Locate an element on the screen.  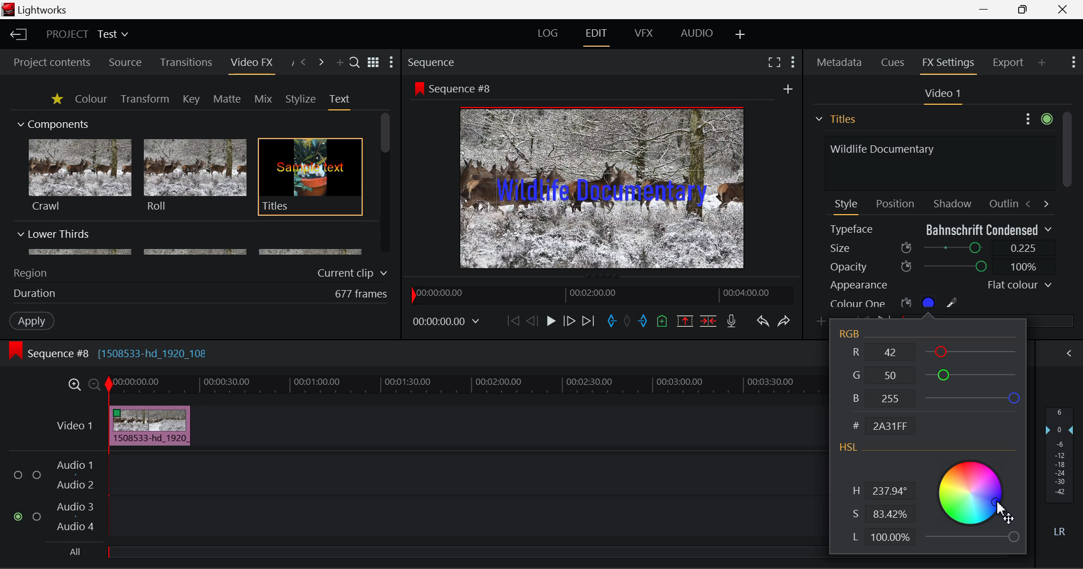
Shadow is located at coordinates (953, 201).